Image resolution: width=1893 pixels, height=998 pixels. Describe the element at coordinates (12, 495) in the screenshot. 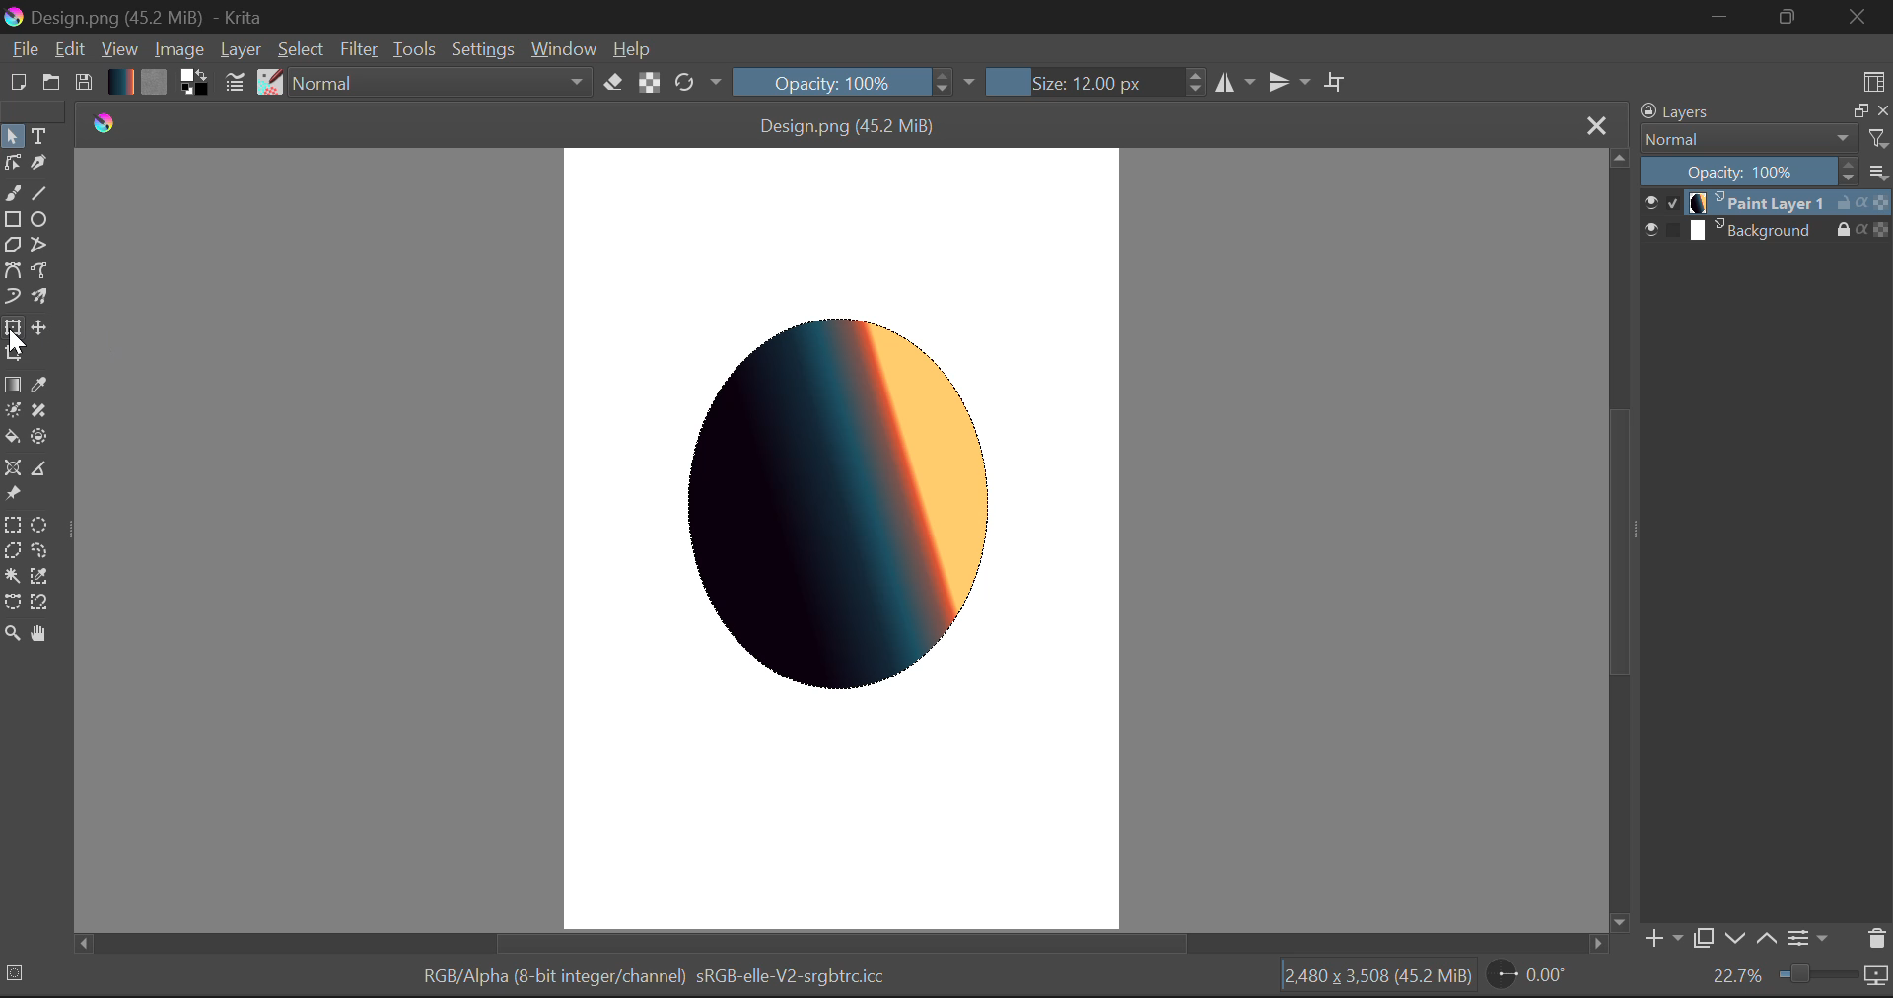

I see `Reference Image` at that location.